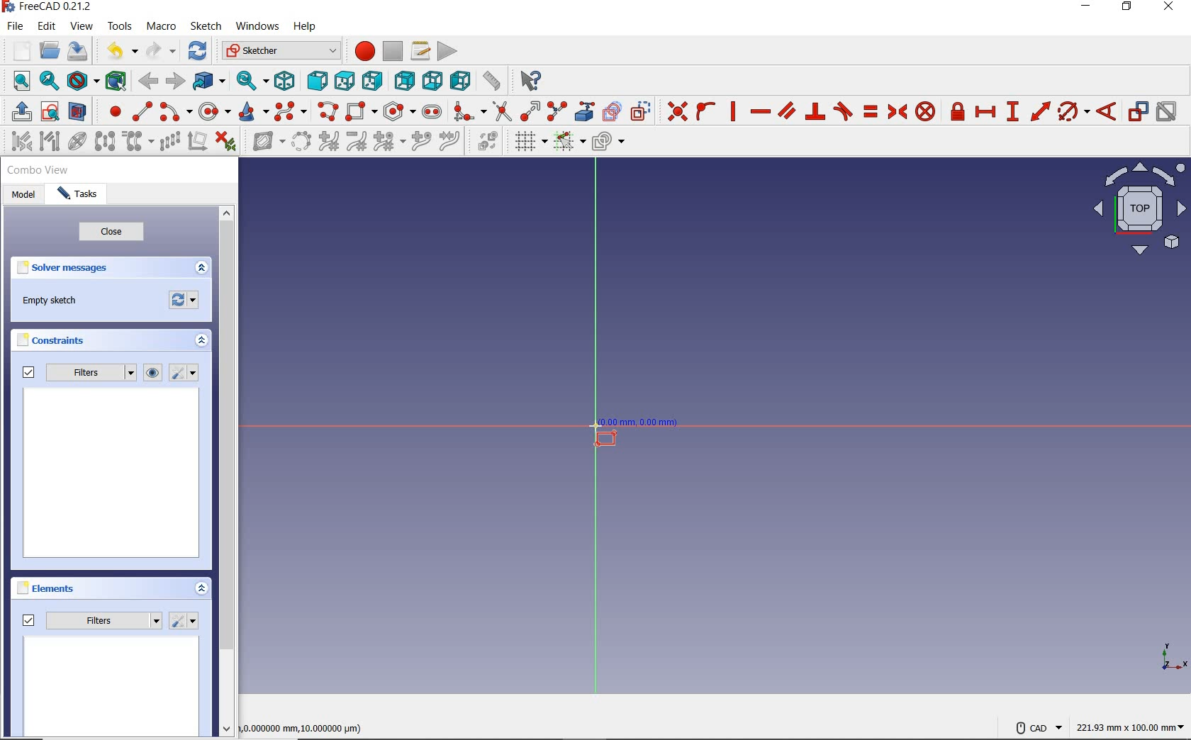 The image size is (1191, 740). What do you see at coordinates (208, 82) in the screenshot?
I see `go to linked object` at bounding box center [208, 82].